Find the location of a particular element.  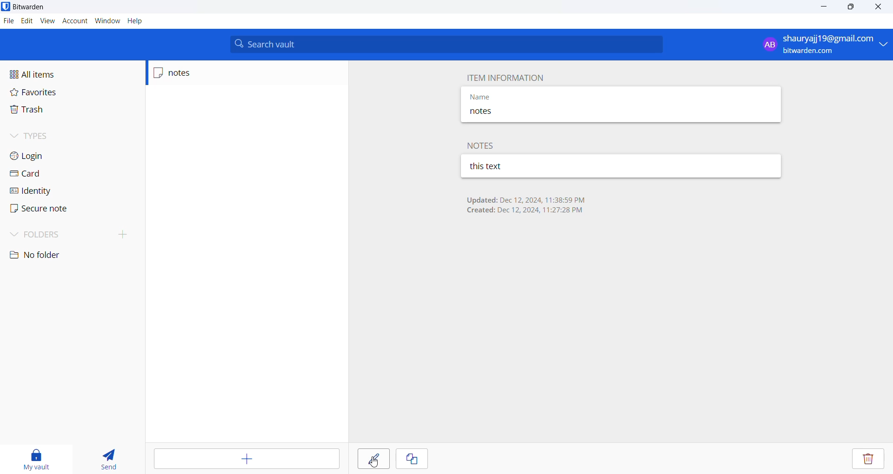

card is located at coordinates (40, 176).